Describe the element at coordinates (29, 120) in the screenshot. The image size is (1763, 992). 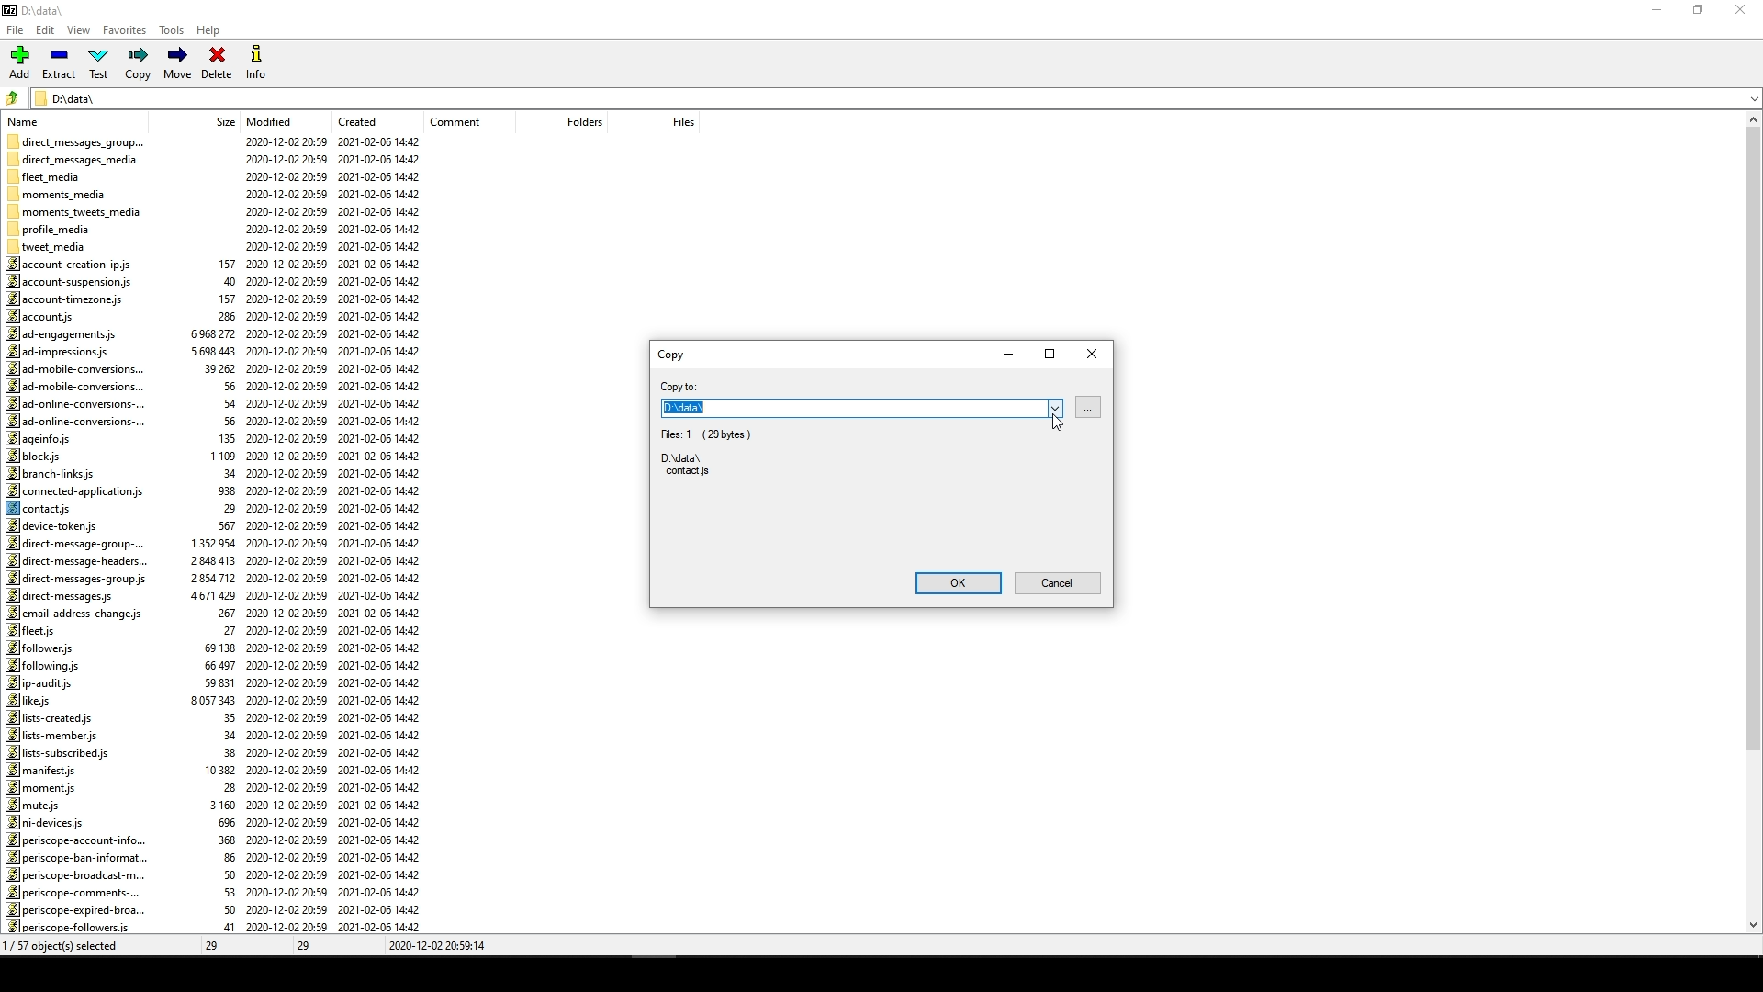
I see `name` at that location.